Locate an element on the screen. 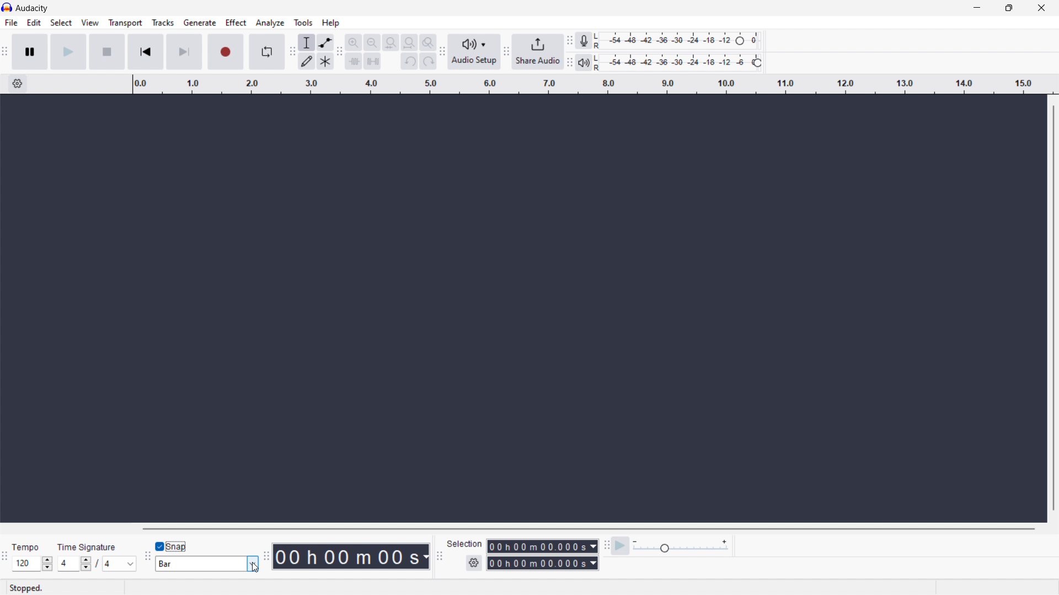 The image size is (1059, 595). envelop tool is located at coordinates (325, 43).